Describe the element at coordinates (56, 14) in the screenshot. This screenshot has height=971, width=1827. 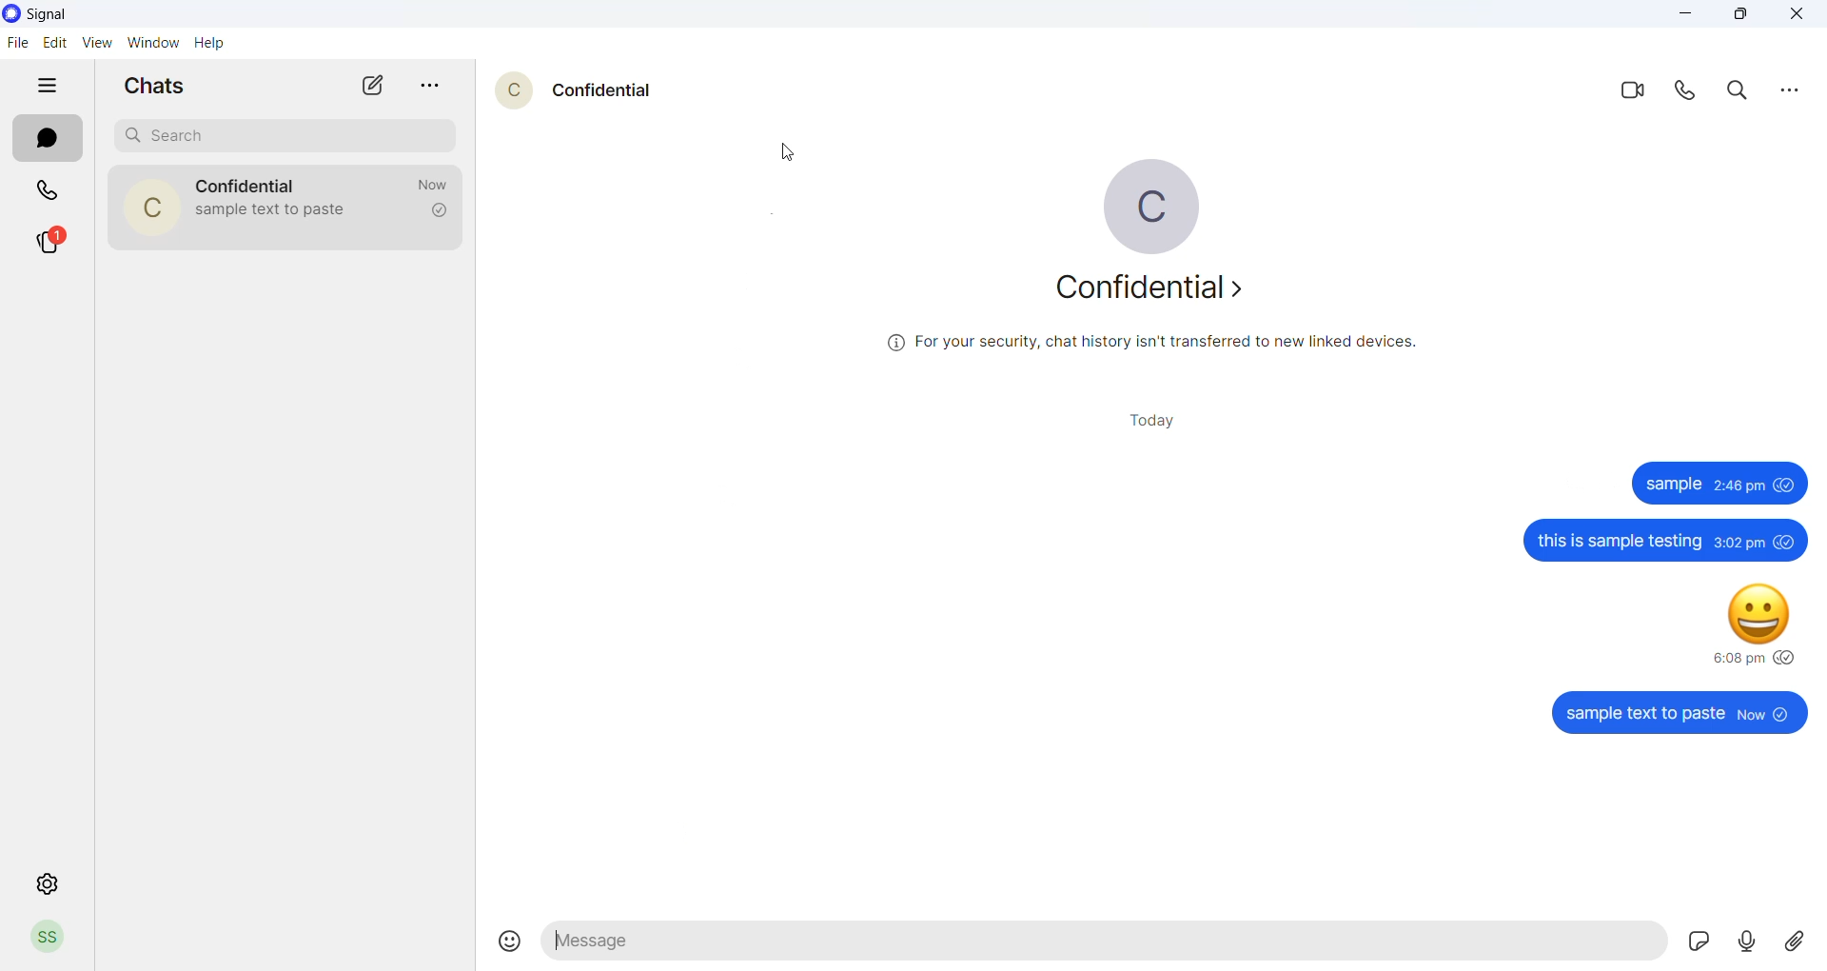
I see `application name and logo` at that location.